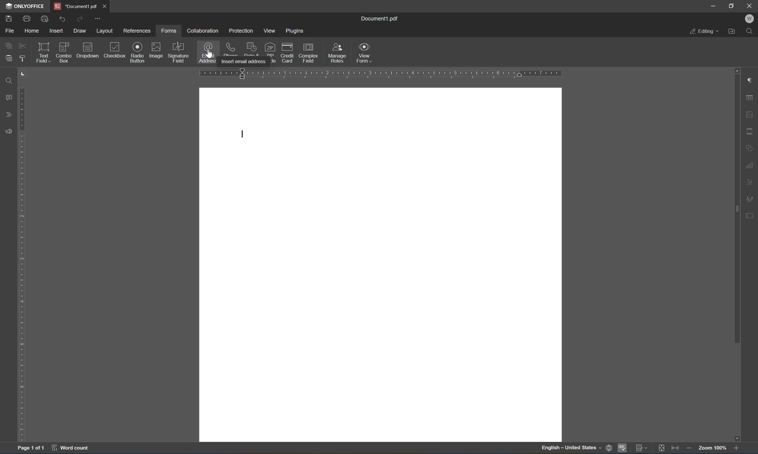 The height and width of the screenshot is (454, 758). Describe the element at coordinates (81, 32) in the screenshot. I see `draw` at that location.